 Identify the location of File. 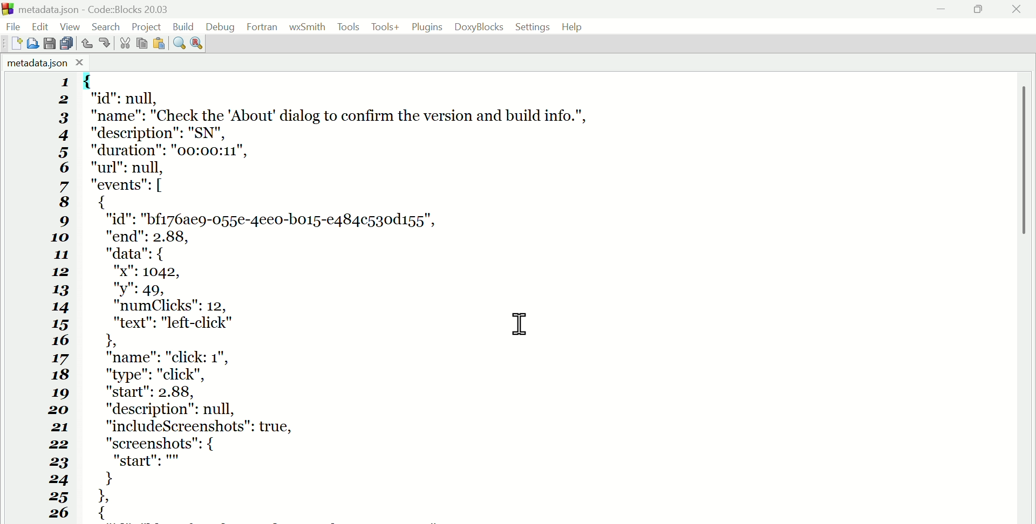
(16, 25).